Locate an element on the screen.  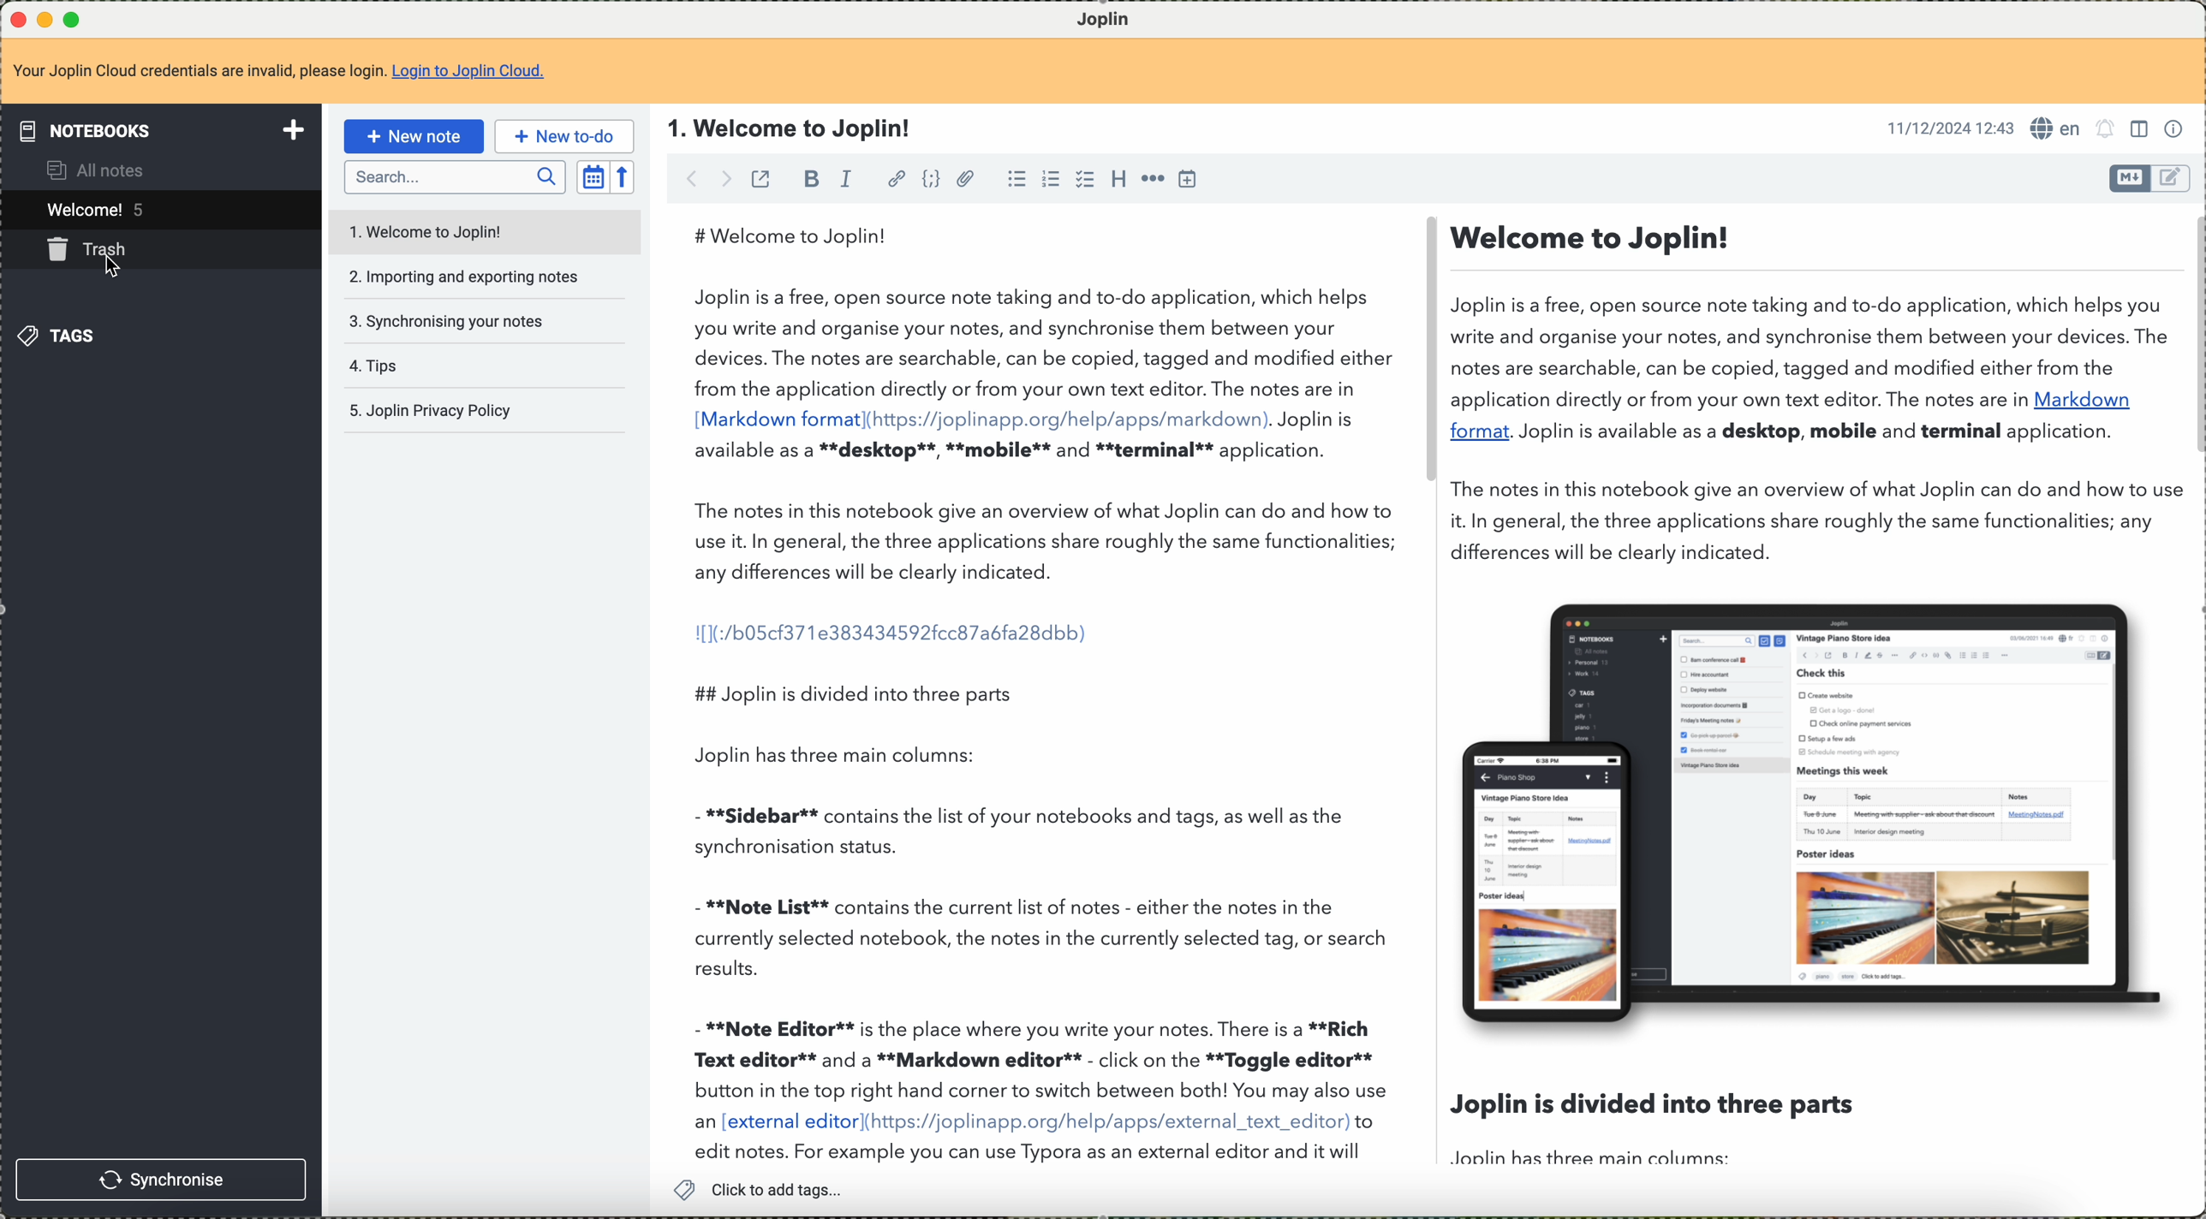
click on trash is located at coordinates (132, 254).